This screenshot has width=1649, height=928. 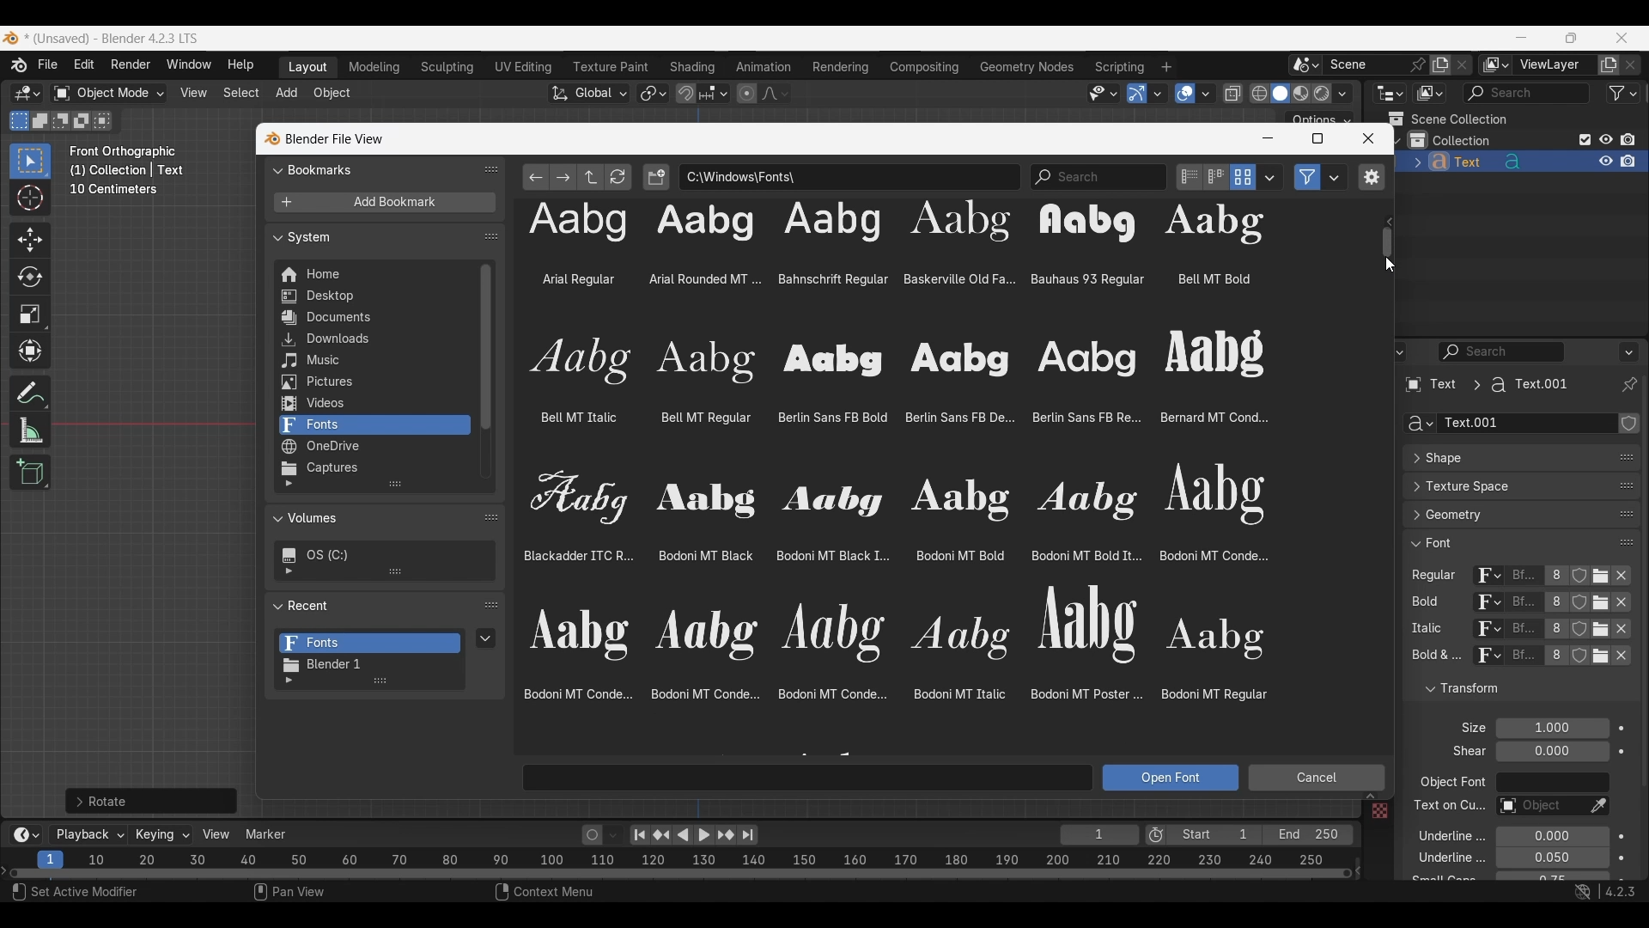 What do you see at coordinates (1137, 94) in the screenshot?
I see `Show gizmo` at bounding box center [1137, 94].